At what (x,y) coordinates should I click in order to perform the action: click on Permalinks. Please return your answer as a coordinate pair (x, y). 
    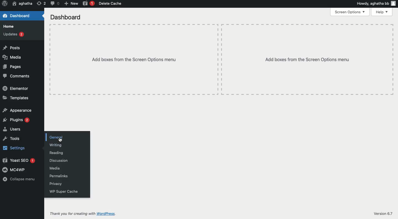
    Looking at the image, I should click on (57, 176).